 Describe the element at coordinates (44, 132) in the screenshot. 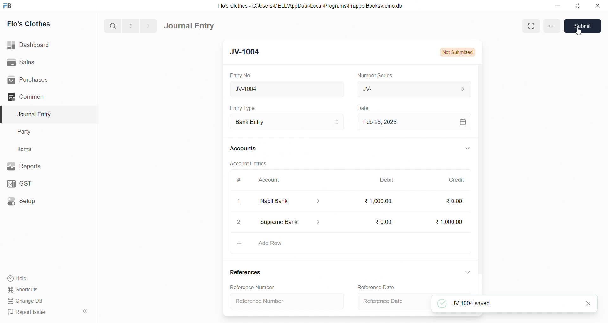

I see `Party` at that location.